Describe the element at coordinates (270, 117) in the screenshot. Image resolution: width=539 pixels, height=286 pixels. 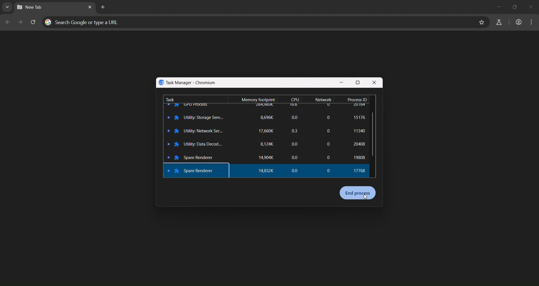
I see `8,696K` at that location.